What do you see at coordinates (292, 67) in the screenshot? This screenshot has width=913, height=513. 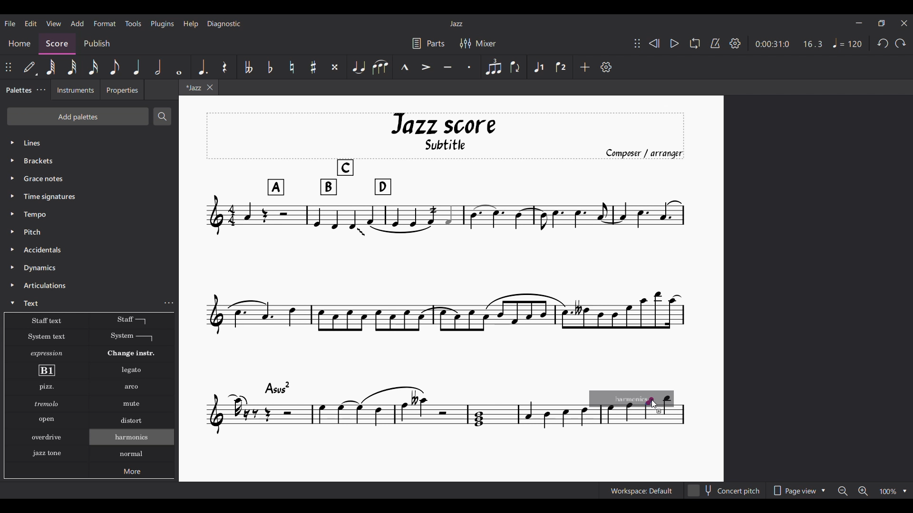 I see `Toggle natural` at bounding box center [292, 67].